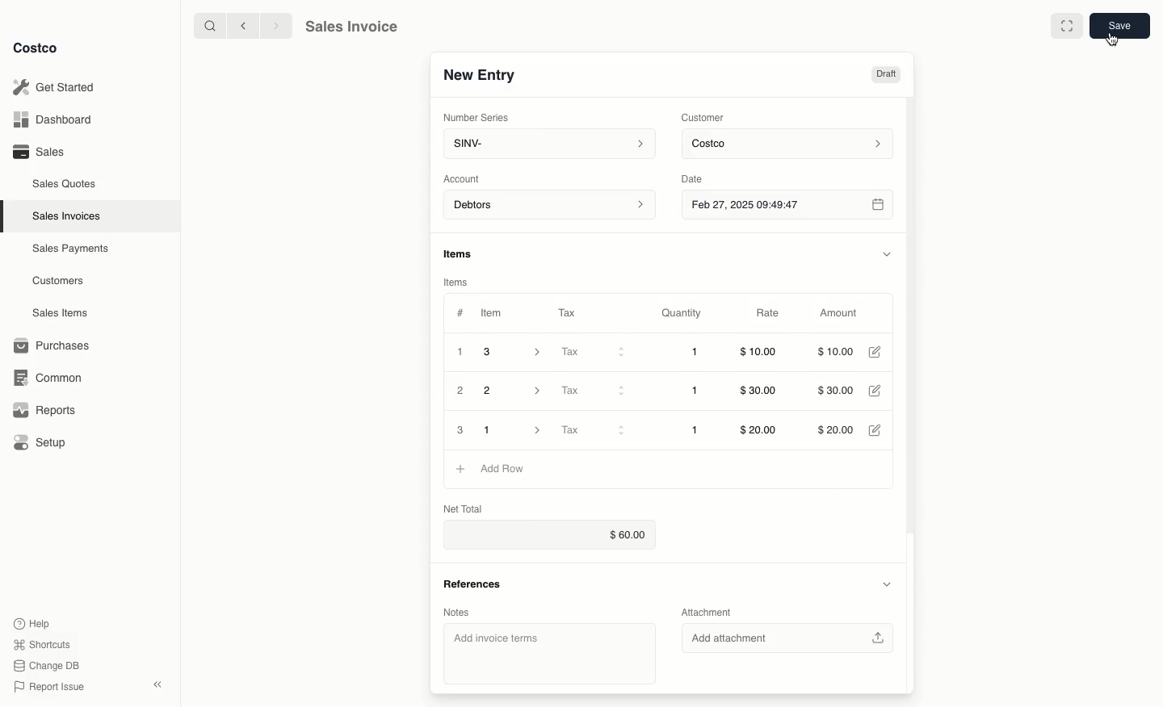  What do you see at coordinates (790, 144) in the screenshot?
I see `Costco` at bounding box center [790, 144].